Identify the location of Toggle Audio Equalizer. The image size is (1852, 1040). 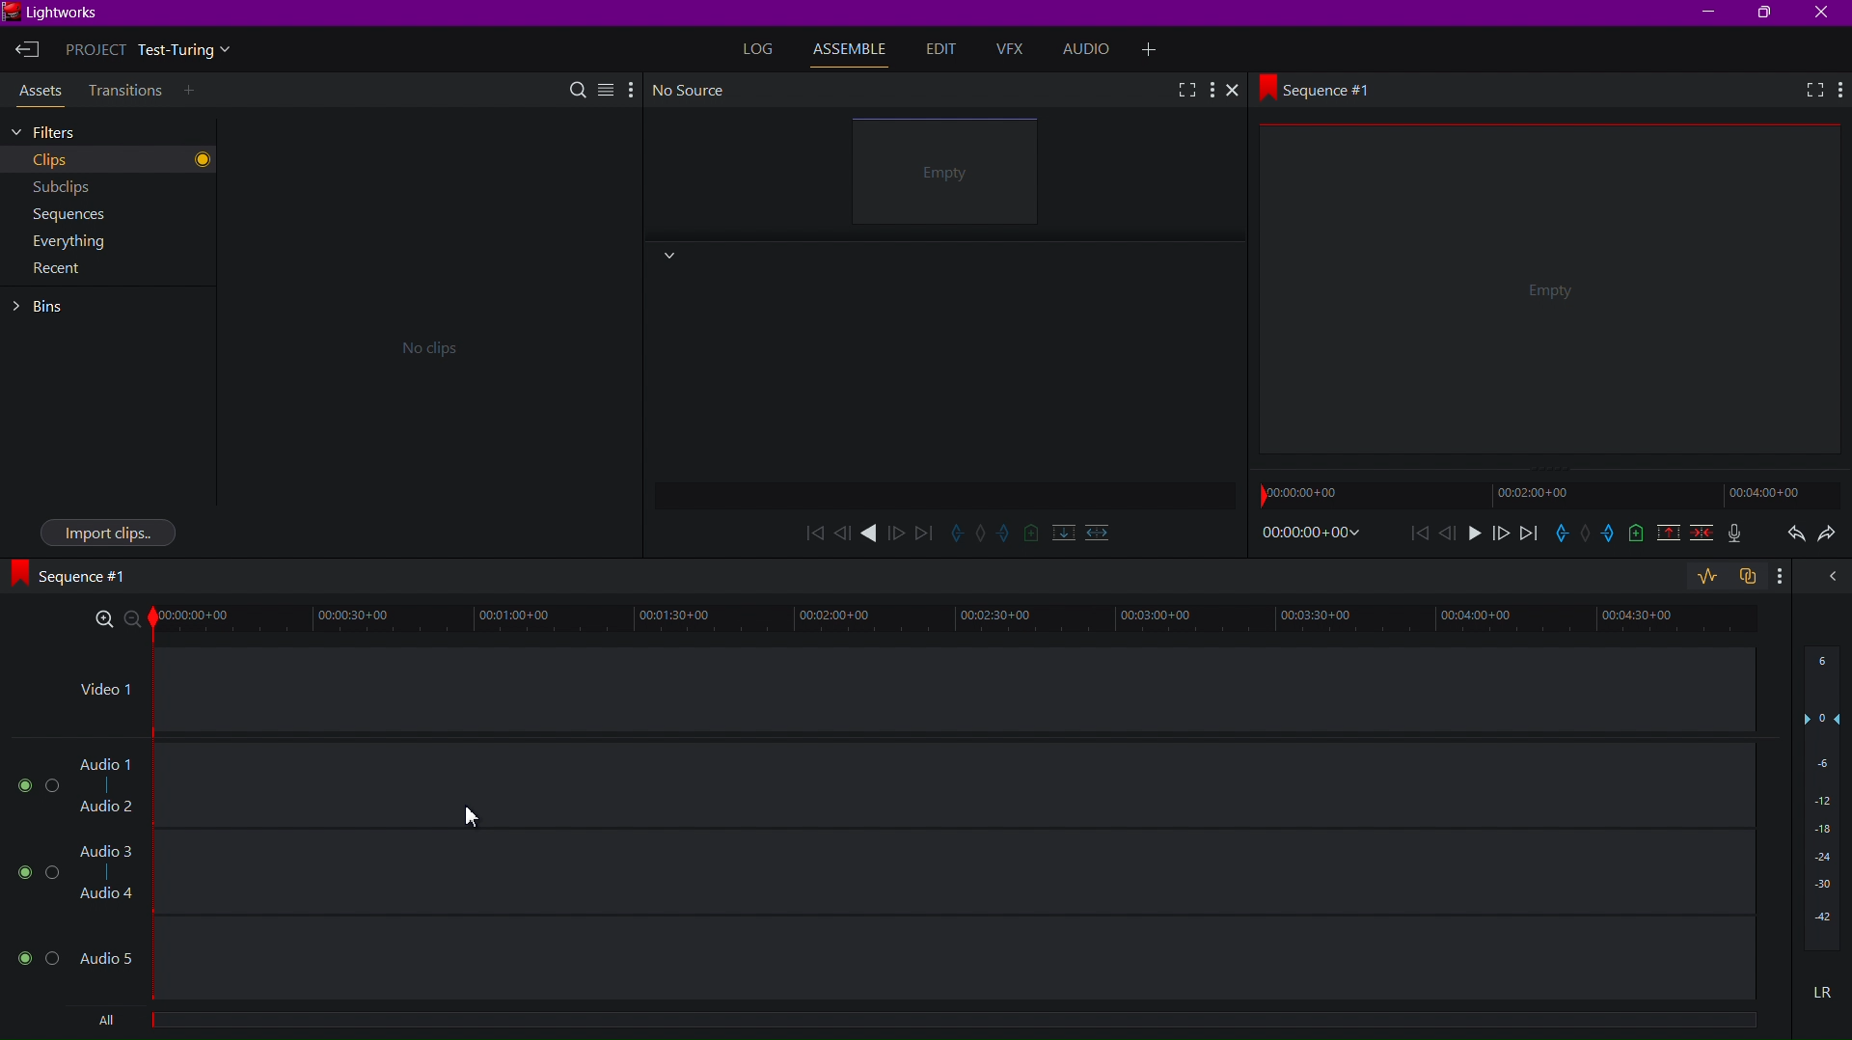
(1705, 577).